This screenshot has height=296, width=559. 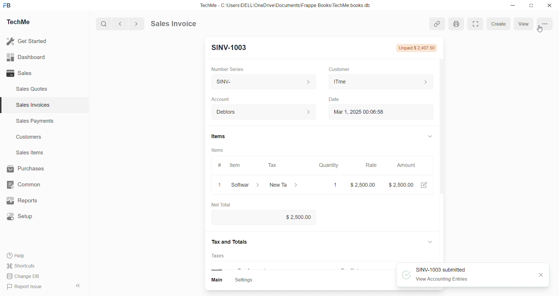 What do you see at coordinates (78, 285) in the screenshot?
I see `«` at bounding box center [78, 285].